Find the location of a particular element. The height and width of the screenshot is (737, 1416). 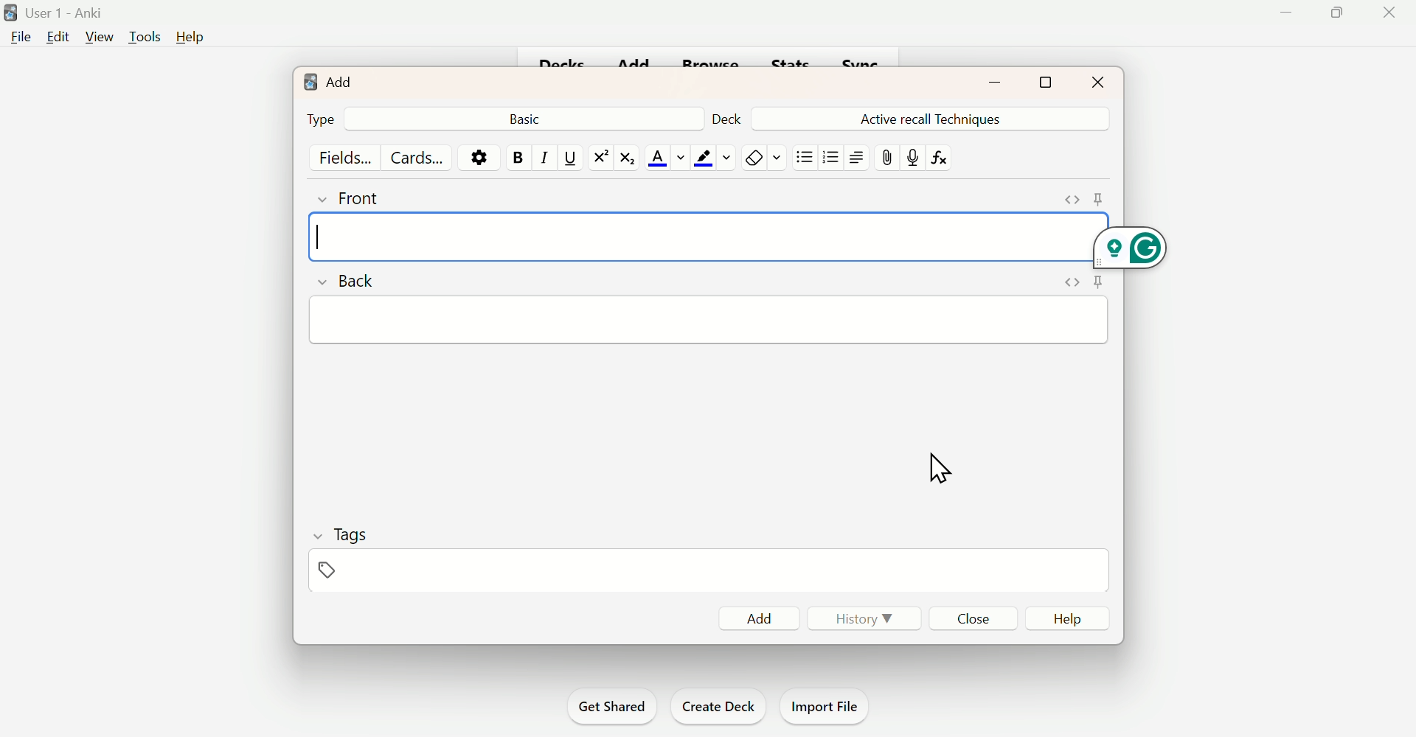

Text Color is located at coordinates (663, 156).